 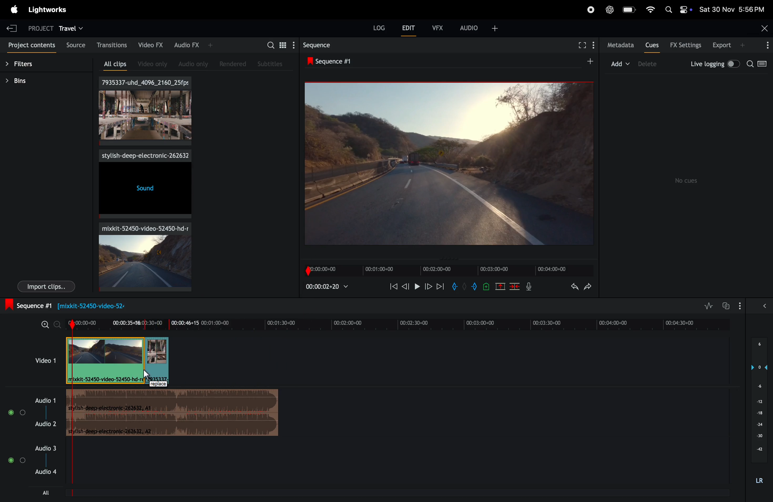 What do you see at coordinates (725, 45) in the screenshot?
I see `export` at bounding box center [725, 45].